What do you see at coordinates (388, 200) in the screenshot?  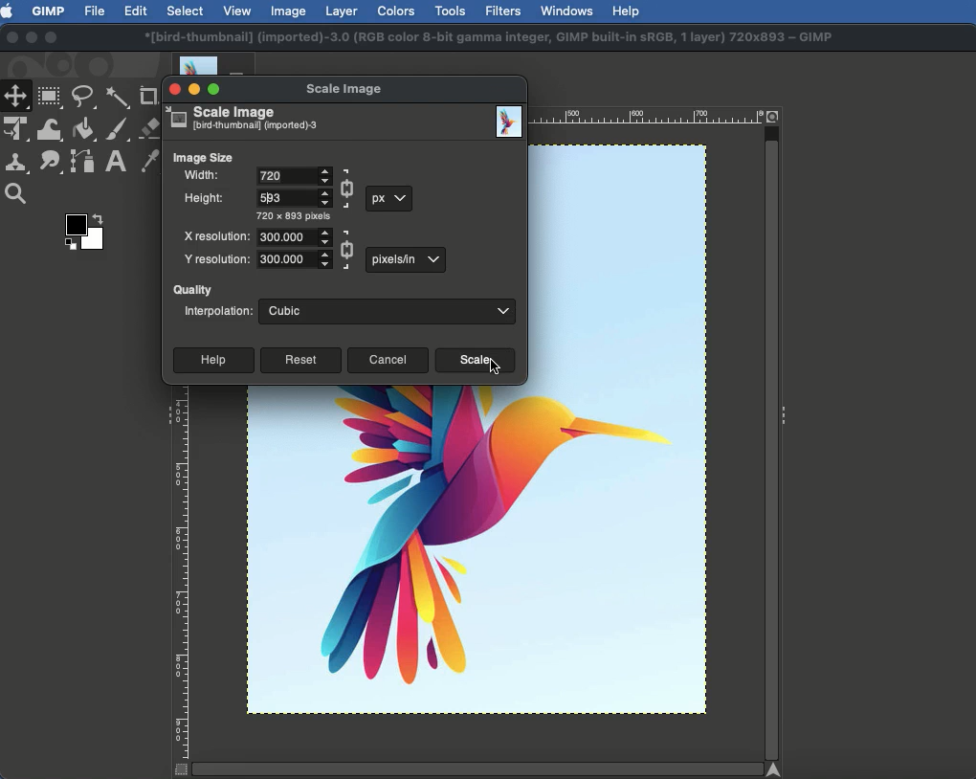 I see `px` at bounding box center [388, 200].